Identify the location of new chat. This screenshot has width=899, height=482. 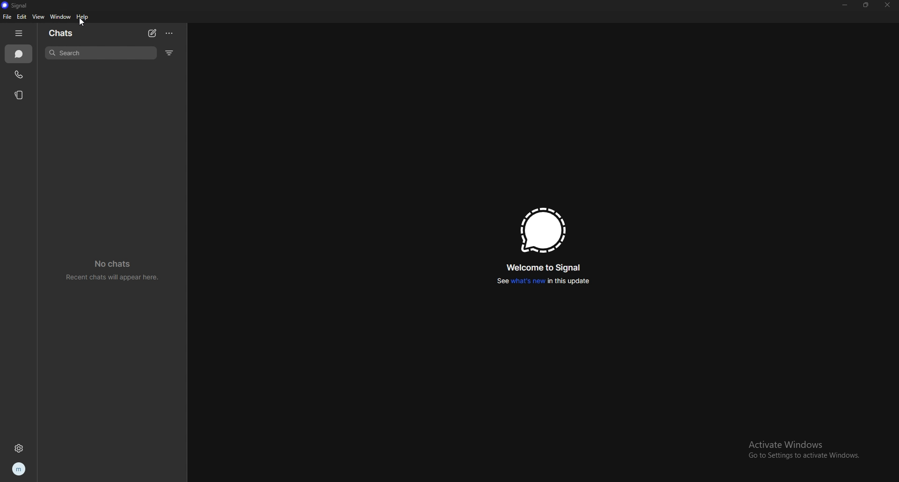
(152, 34).